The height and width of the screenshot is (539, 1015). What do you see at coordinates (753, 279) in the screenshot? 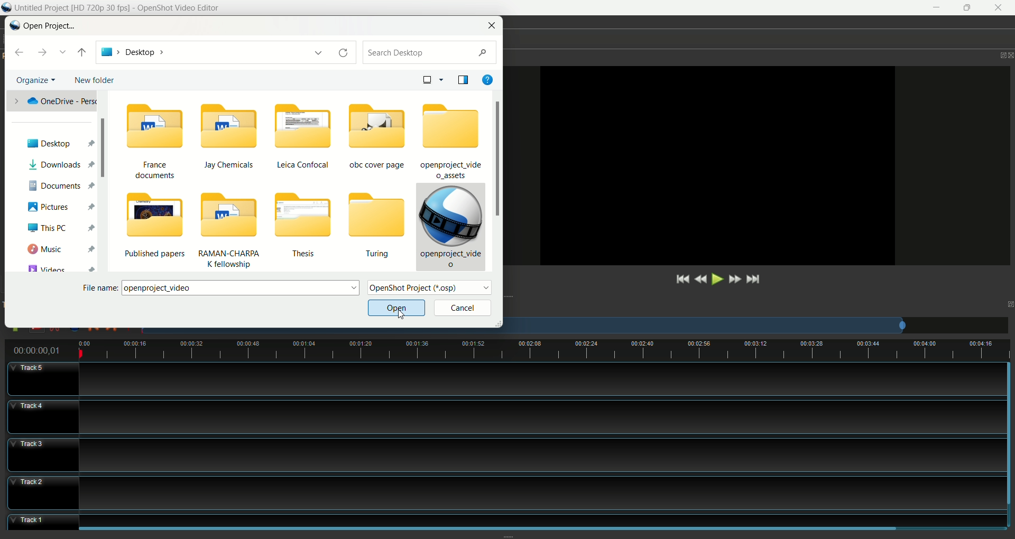
I see `jump to end` at bounding box center [753, 279].